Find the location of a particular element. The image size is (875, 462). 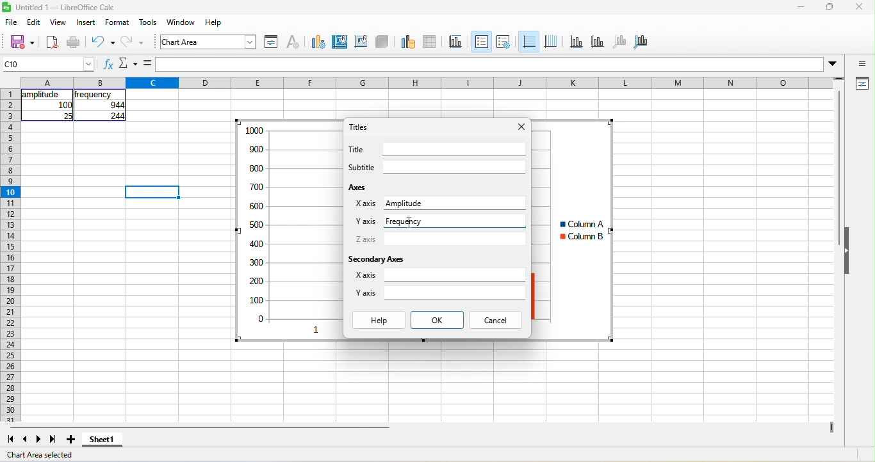

Input for X axis is located at coordinates (475, 202).